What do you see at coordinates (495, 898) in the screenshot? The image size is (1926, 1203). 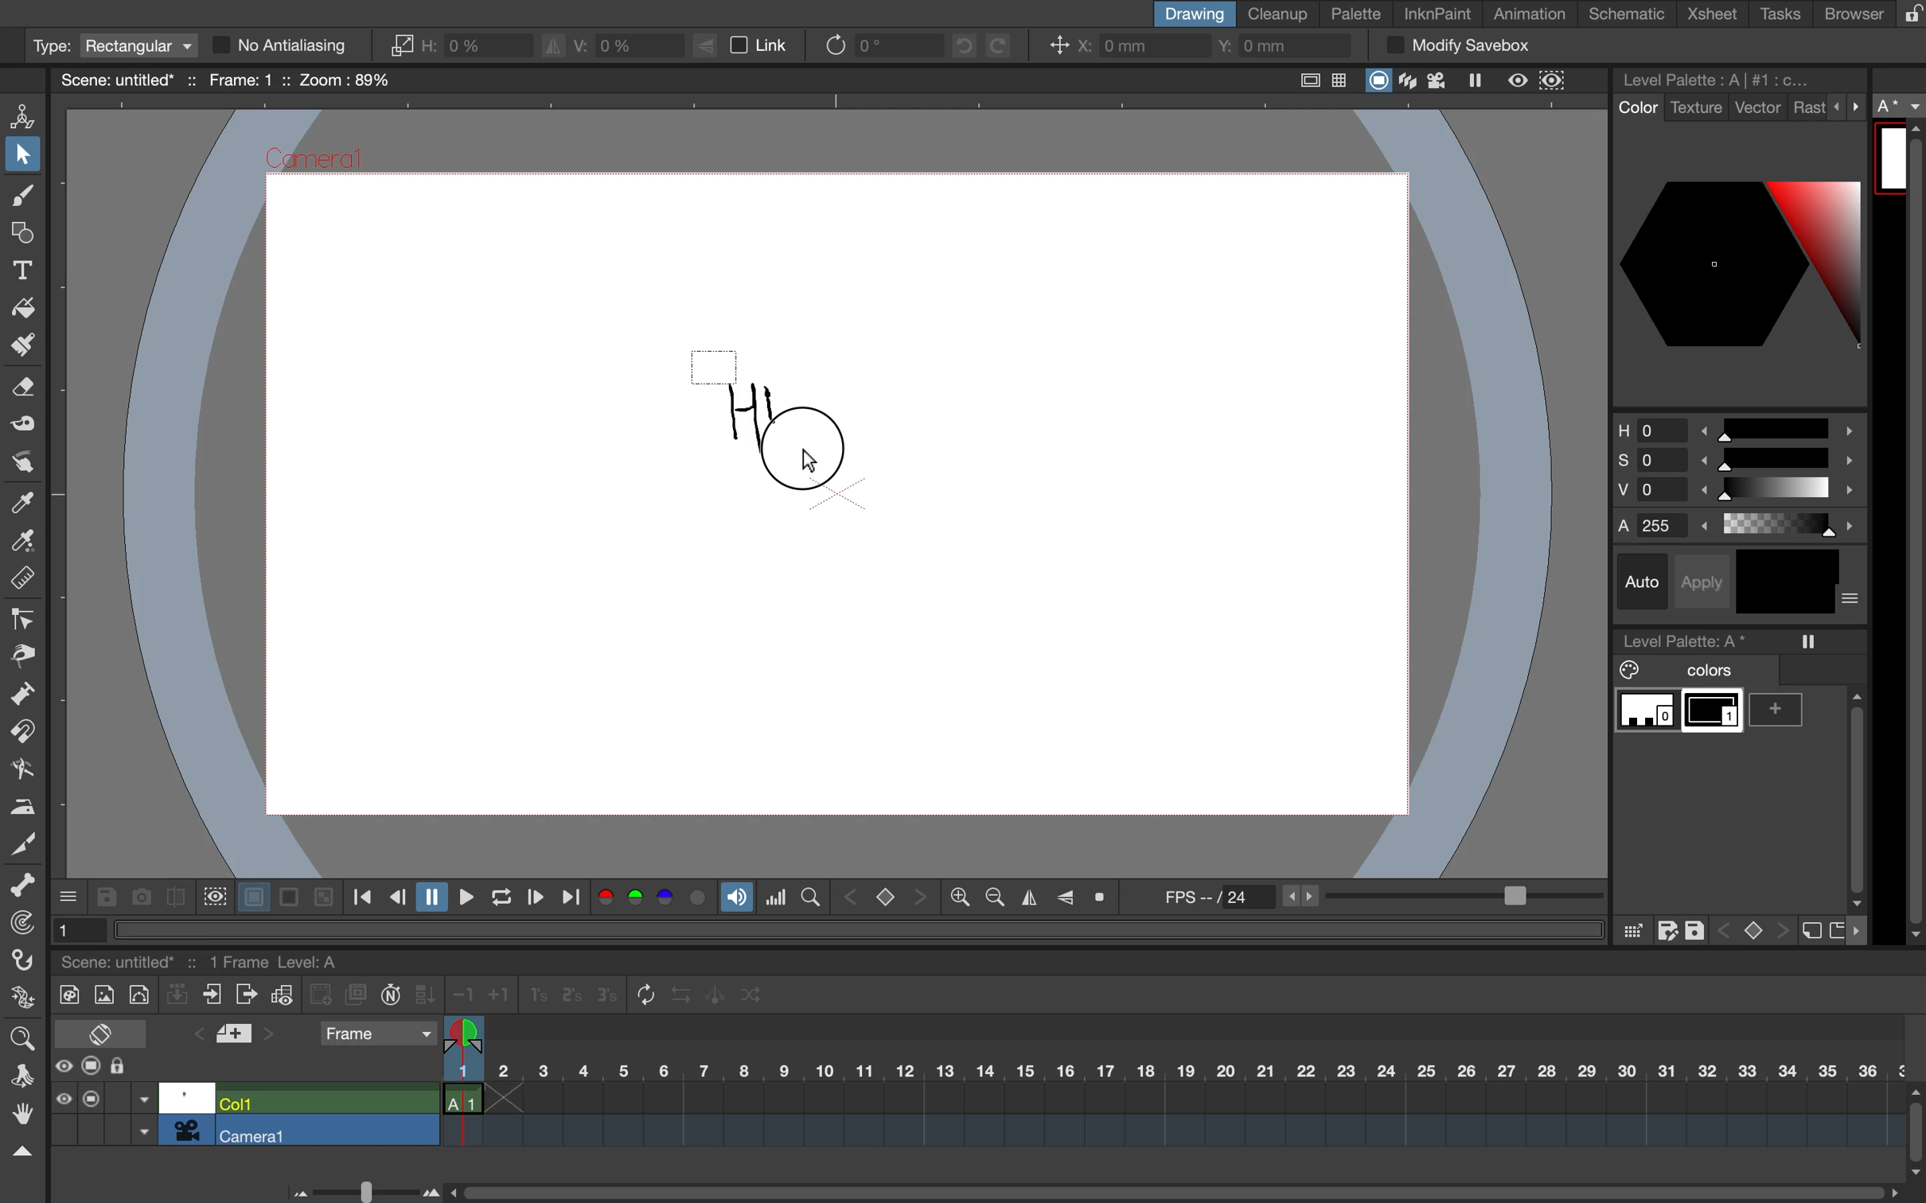 I see `loop` at bounding box center [495, 898].